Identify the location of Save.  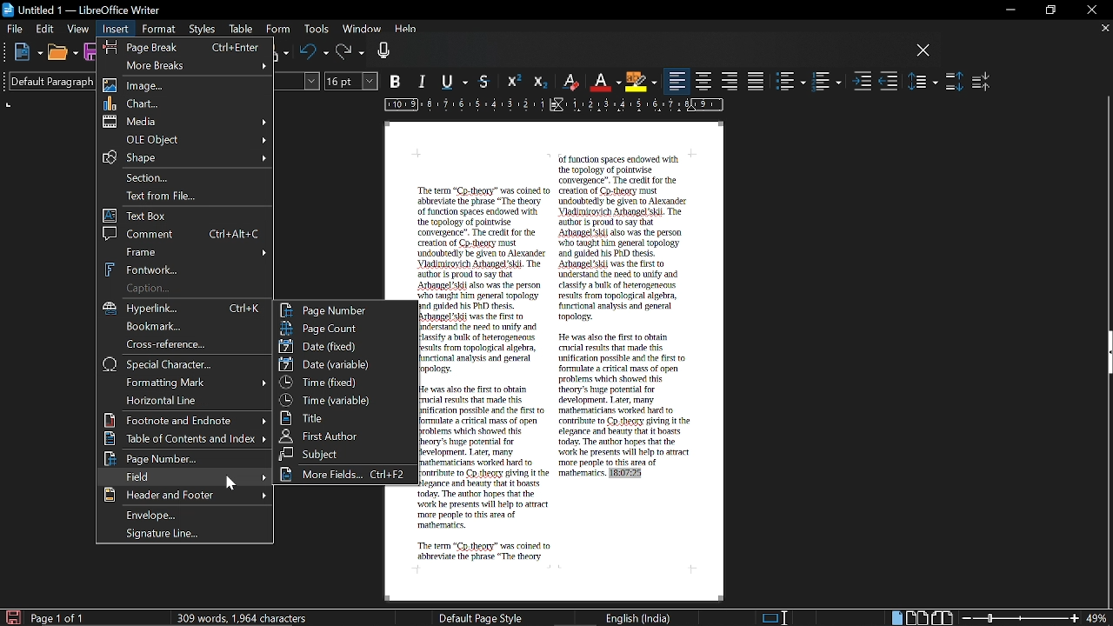
(11, 616).